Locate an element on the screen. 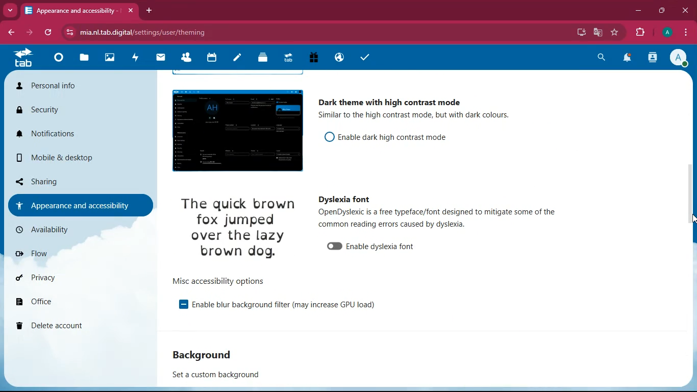 This screenshot has height=392, width=697. activity is located at coordinates (138, 56).